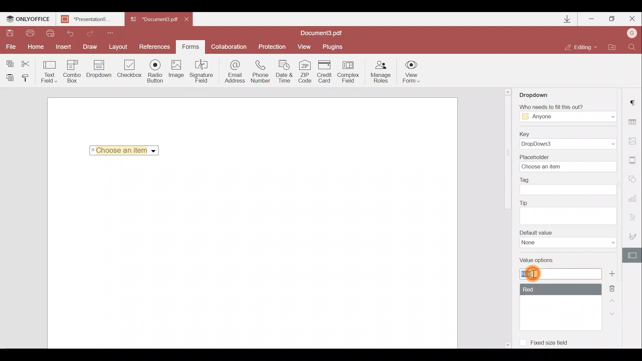 This screenshot has height=361, width=642. I want to click on Fill Access, so click(566, 113).